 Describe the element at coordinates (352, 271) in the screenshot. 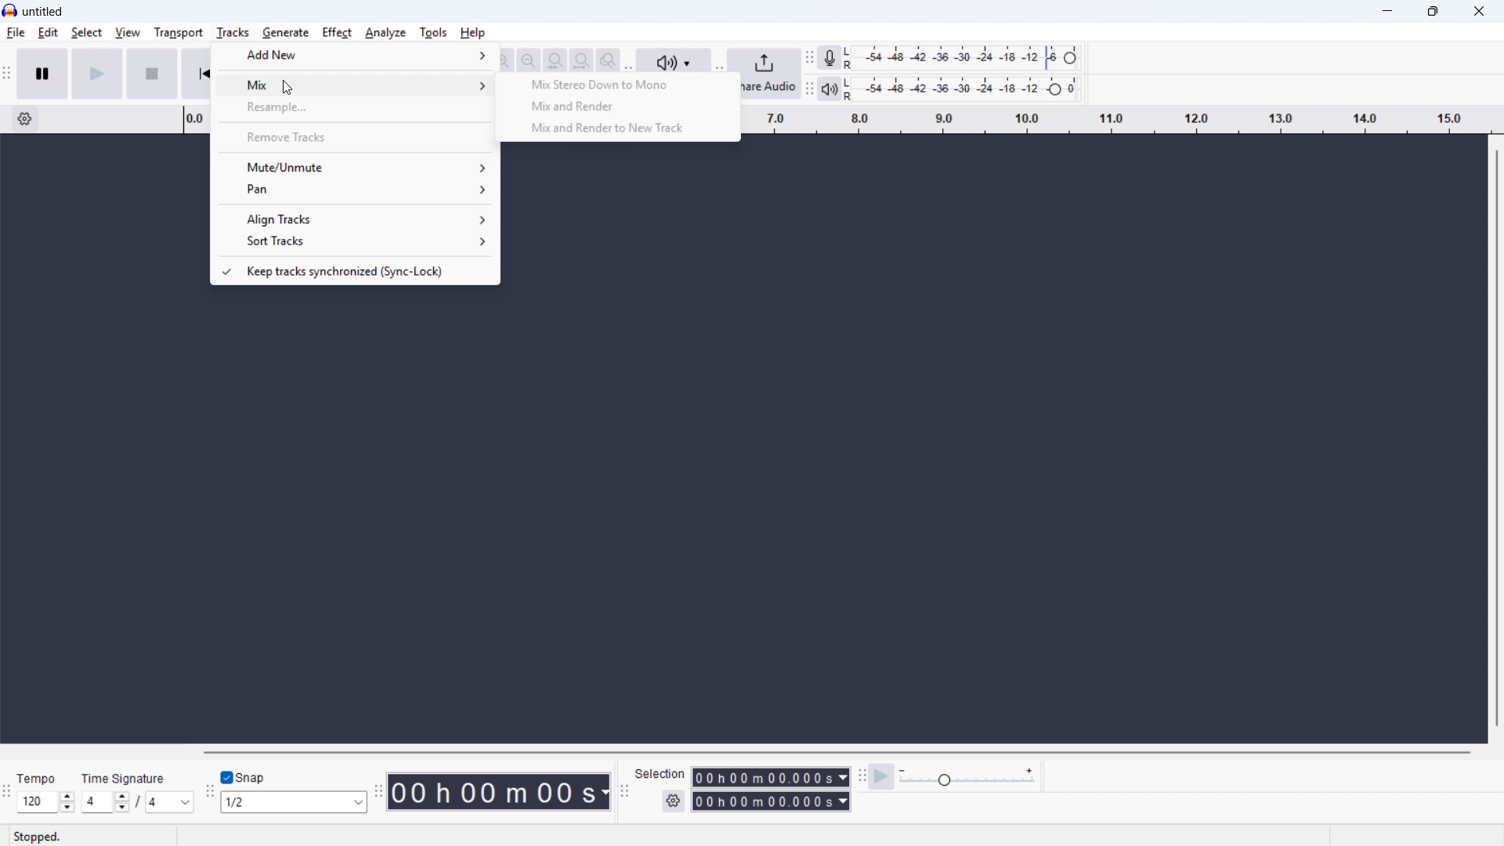

I see `Keep tracks synchronised ` at that location.